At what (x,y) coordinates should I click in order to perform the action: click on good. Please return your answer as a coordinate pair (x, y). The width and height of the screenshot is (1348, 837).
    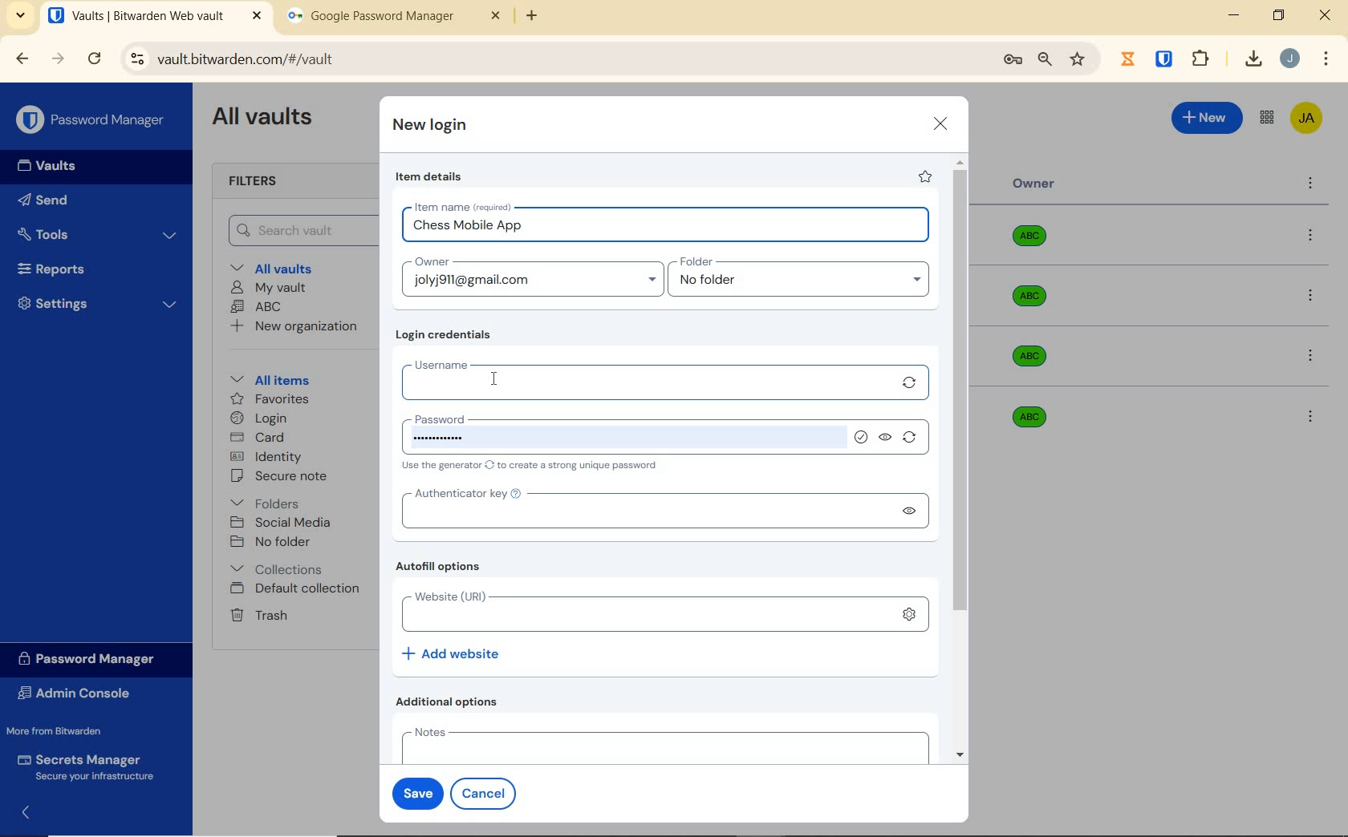
    Looking at the image, I should click on (864, 439).